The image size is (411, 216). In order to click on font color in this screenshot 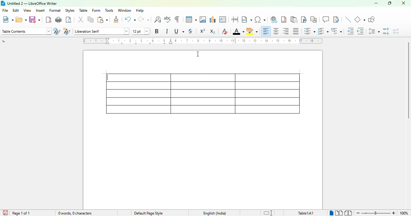, I will do `click(238, 31)`.